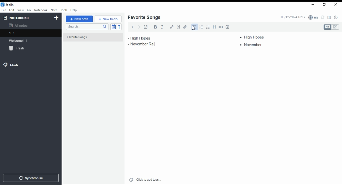 The image size is (342, 185). I want to click on new note, so click(79, 19).